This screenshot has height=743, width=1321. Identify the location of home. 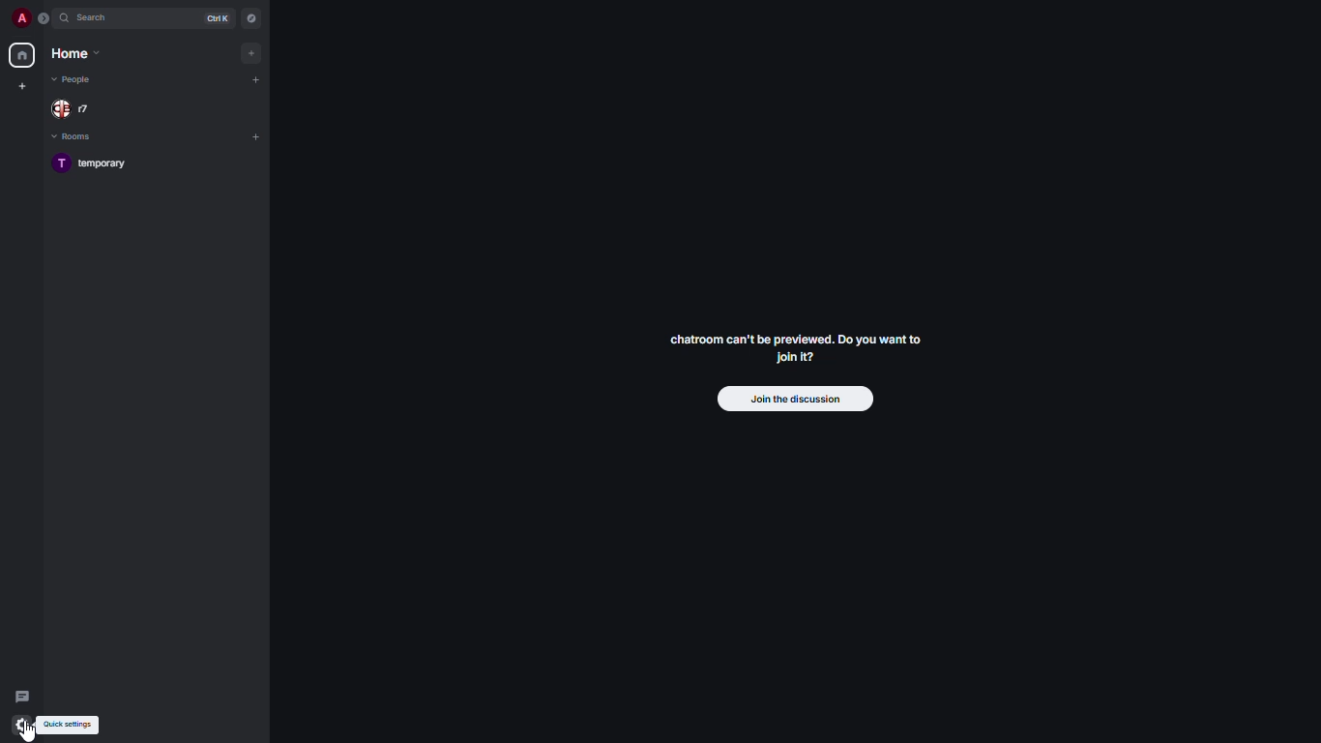
(77, 53).